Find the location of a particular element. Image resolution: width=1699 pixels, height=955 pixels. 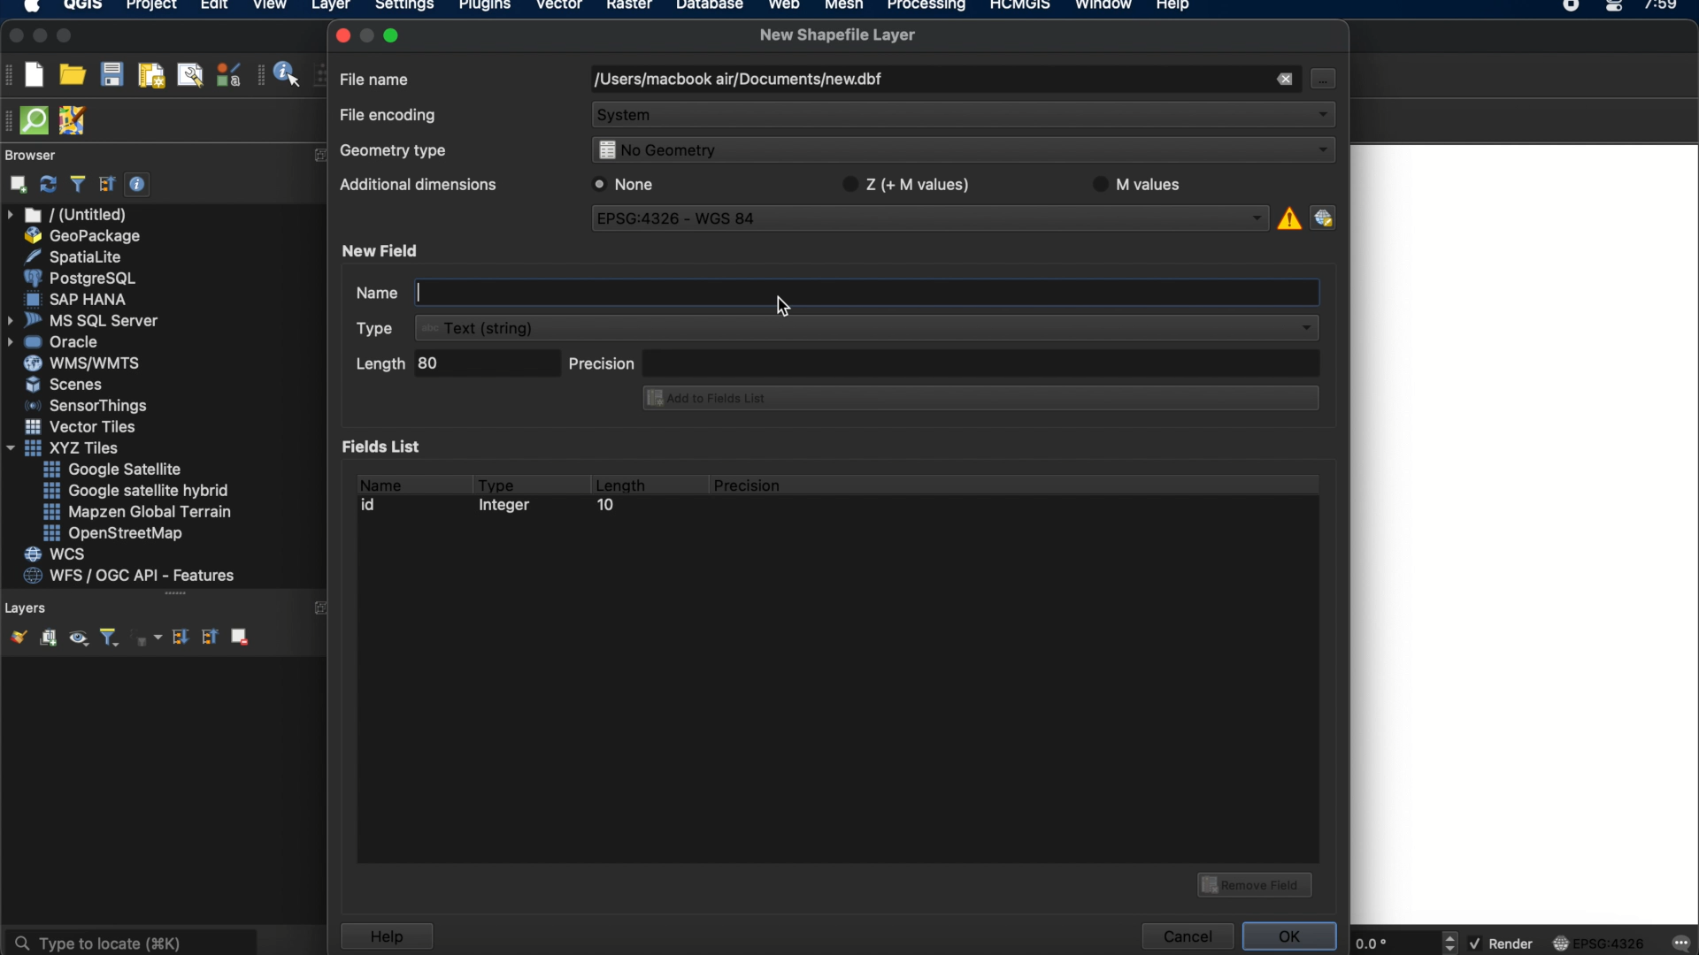

system dropdown menu is located at coordinates (965, 117).